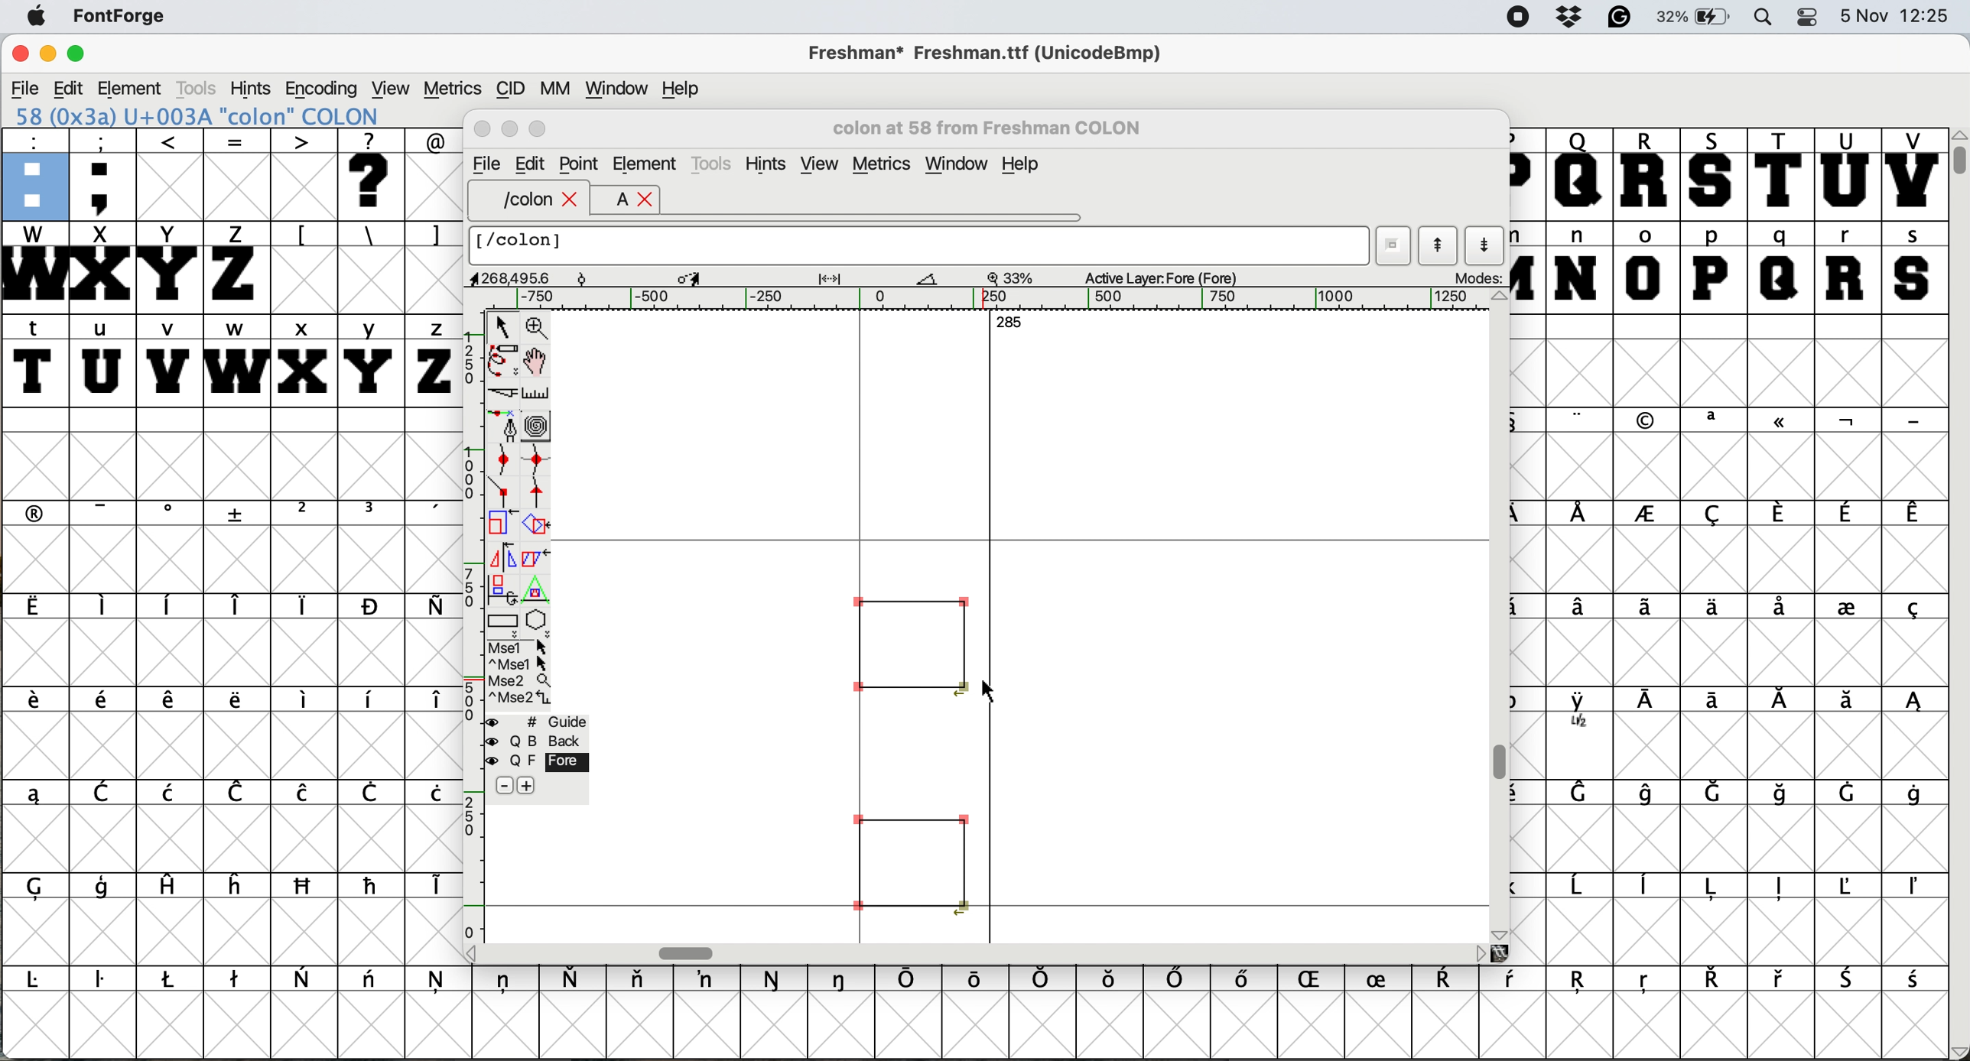 This screenshot has width=1970, height=1061. Describe the element at coordinates (1582, 712) in the screenshot. I see `symbol` at that location.